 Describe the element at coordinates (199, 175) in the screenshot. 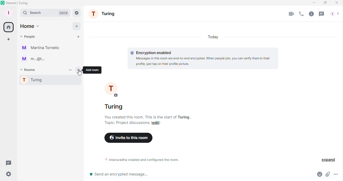

I see `Write message` at that location.